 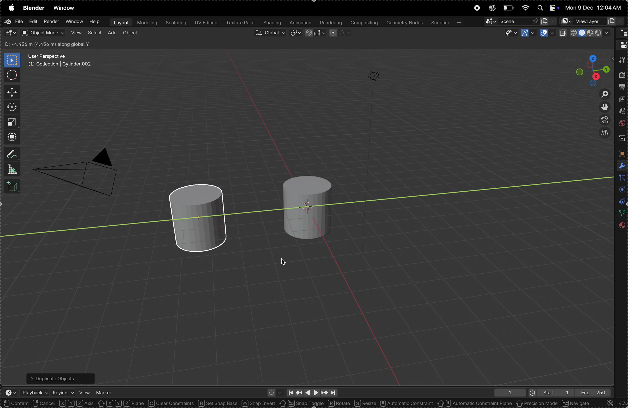 I want to click on composting, so click(x=364, y=23).